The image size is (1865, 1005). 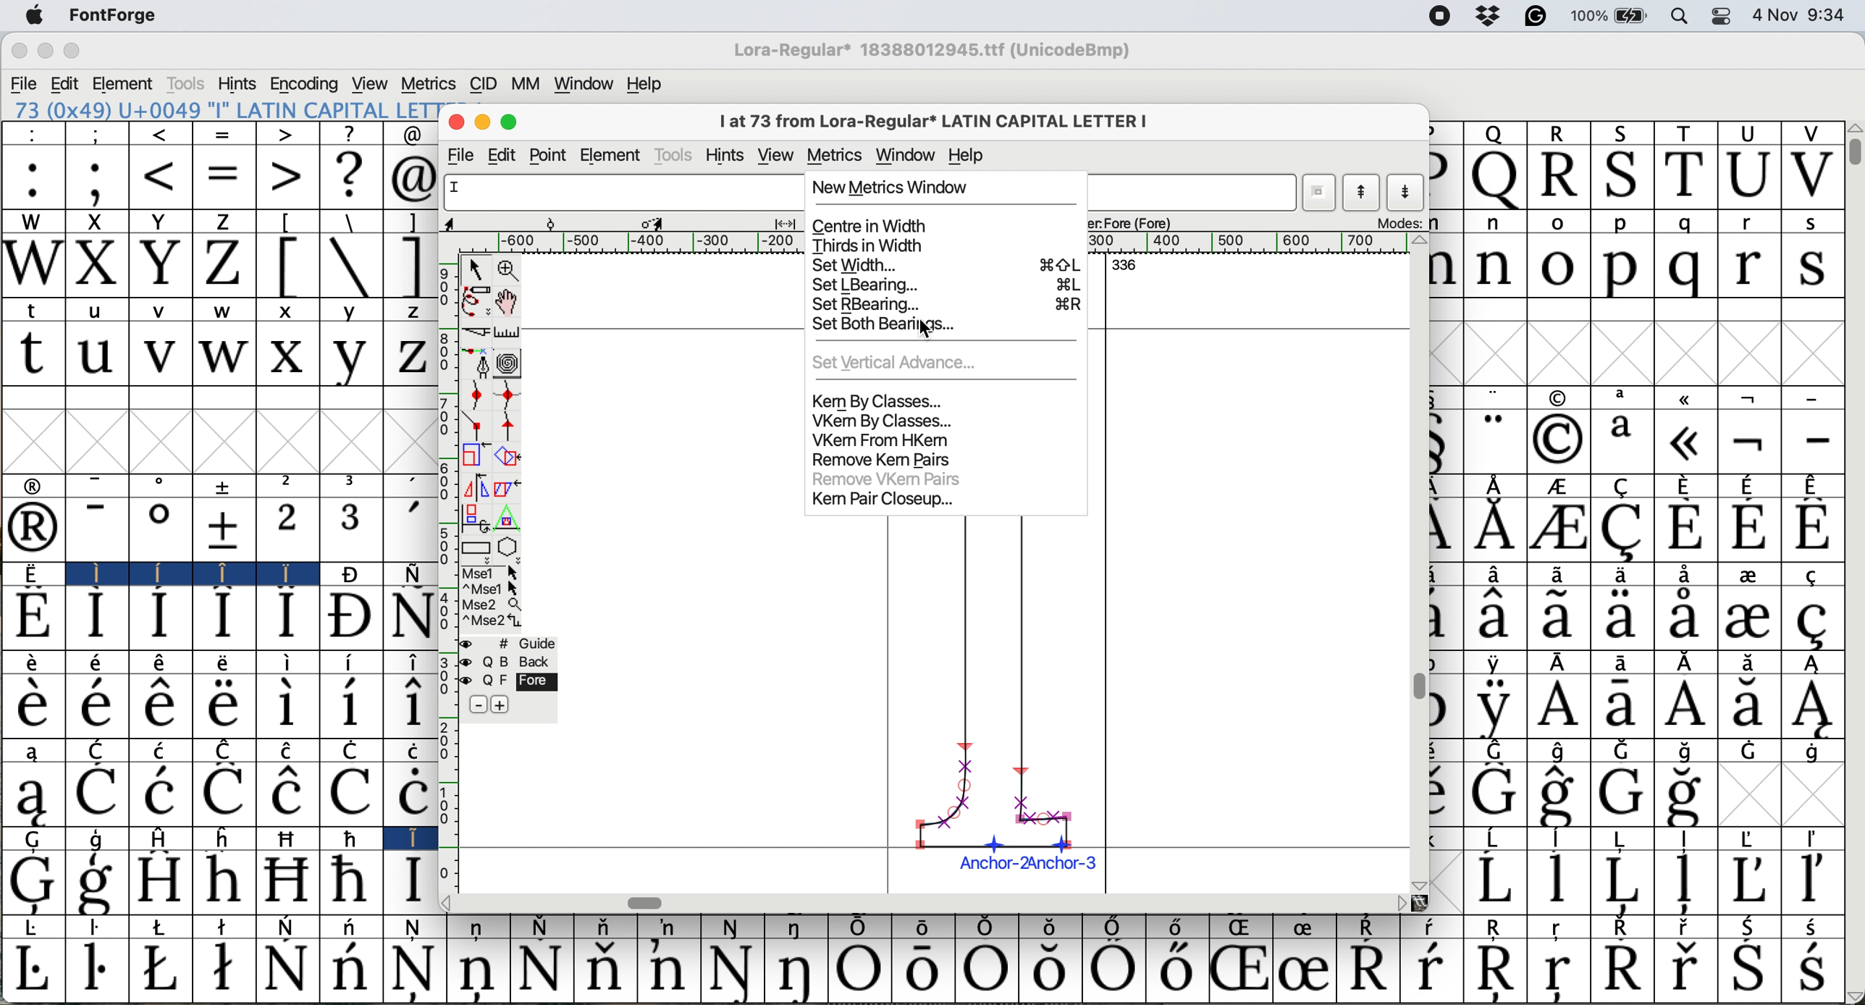 I want to click on Symbol, so click(x=1560, y=974).